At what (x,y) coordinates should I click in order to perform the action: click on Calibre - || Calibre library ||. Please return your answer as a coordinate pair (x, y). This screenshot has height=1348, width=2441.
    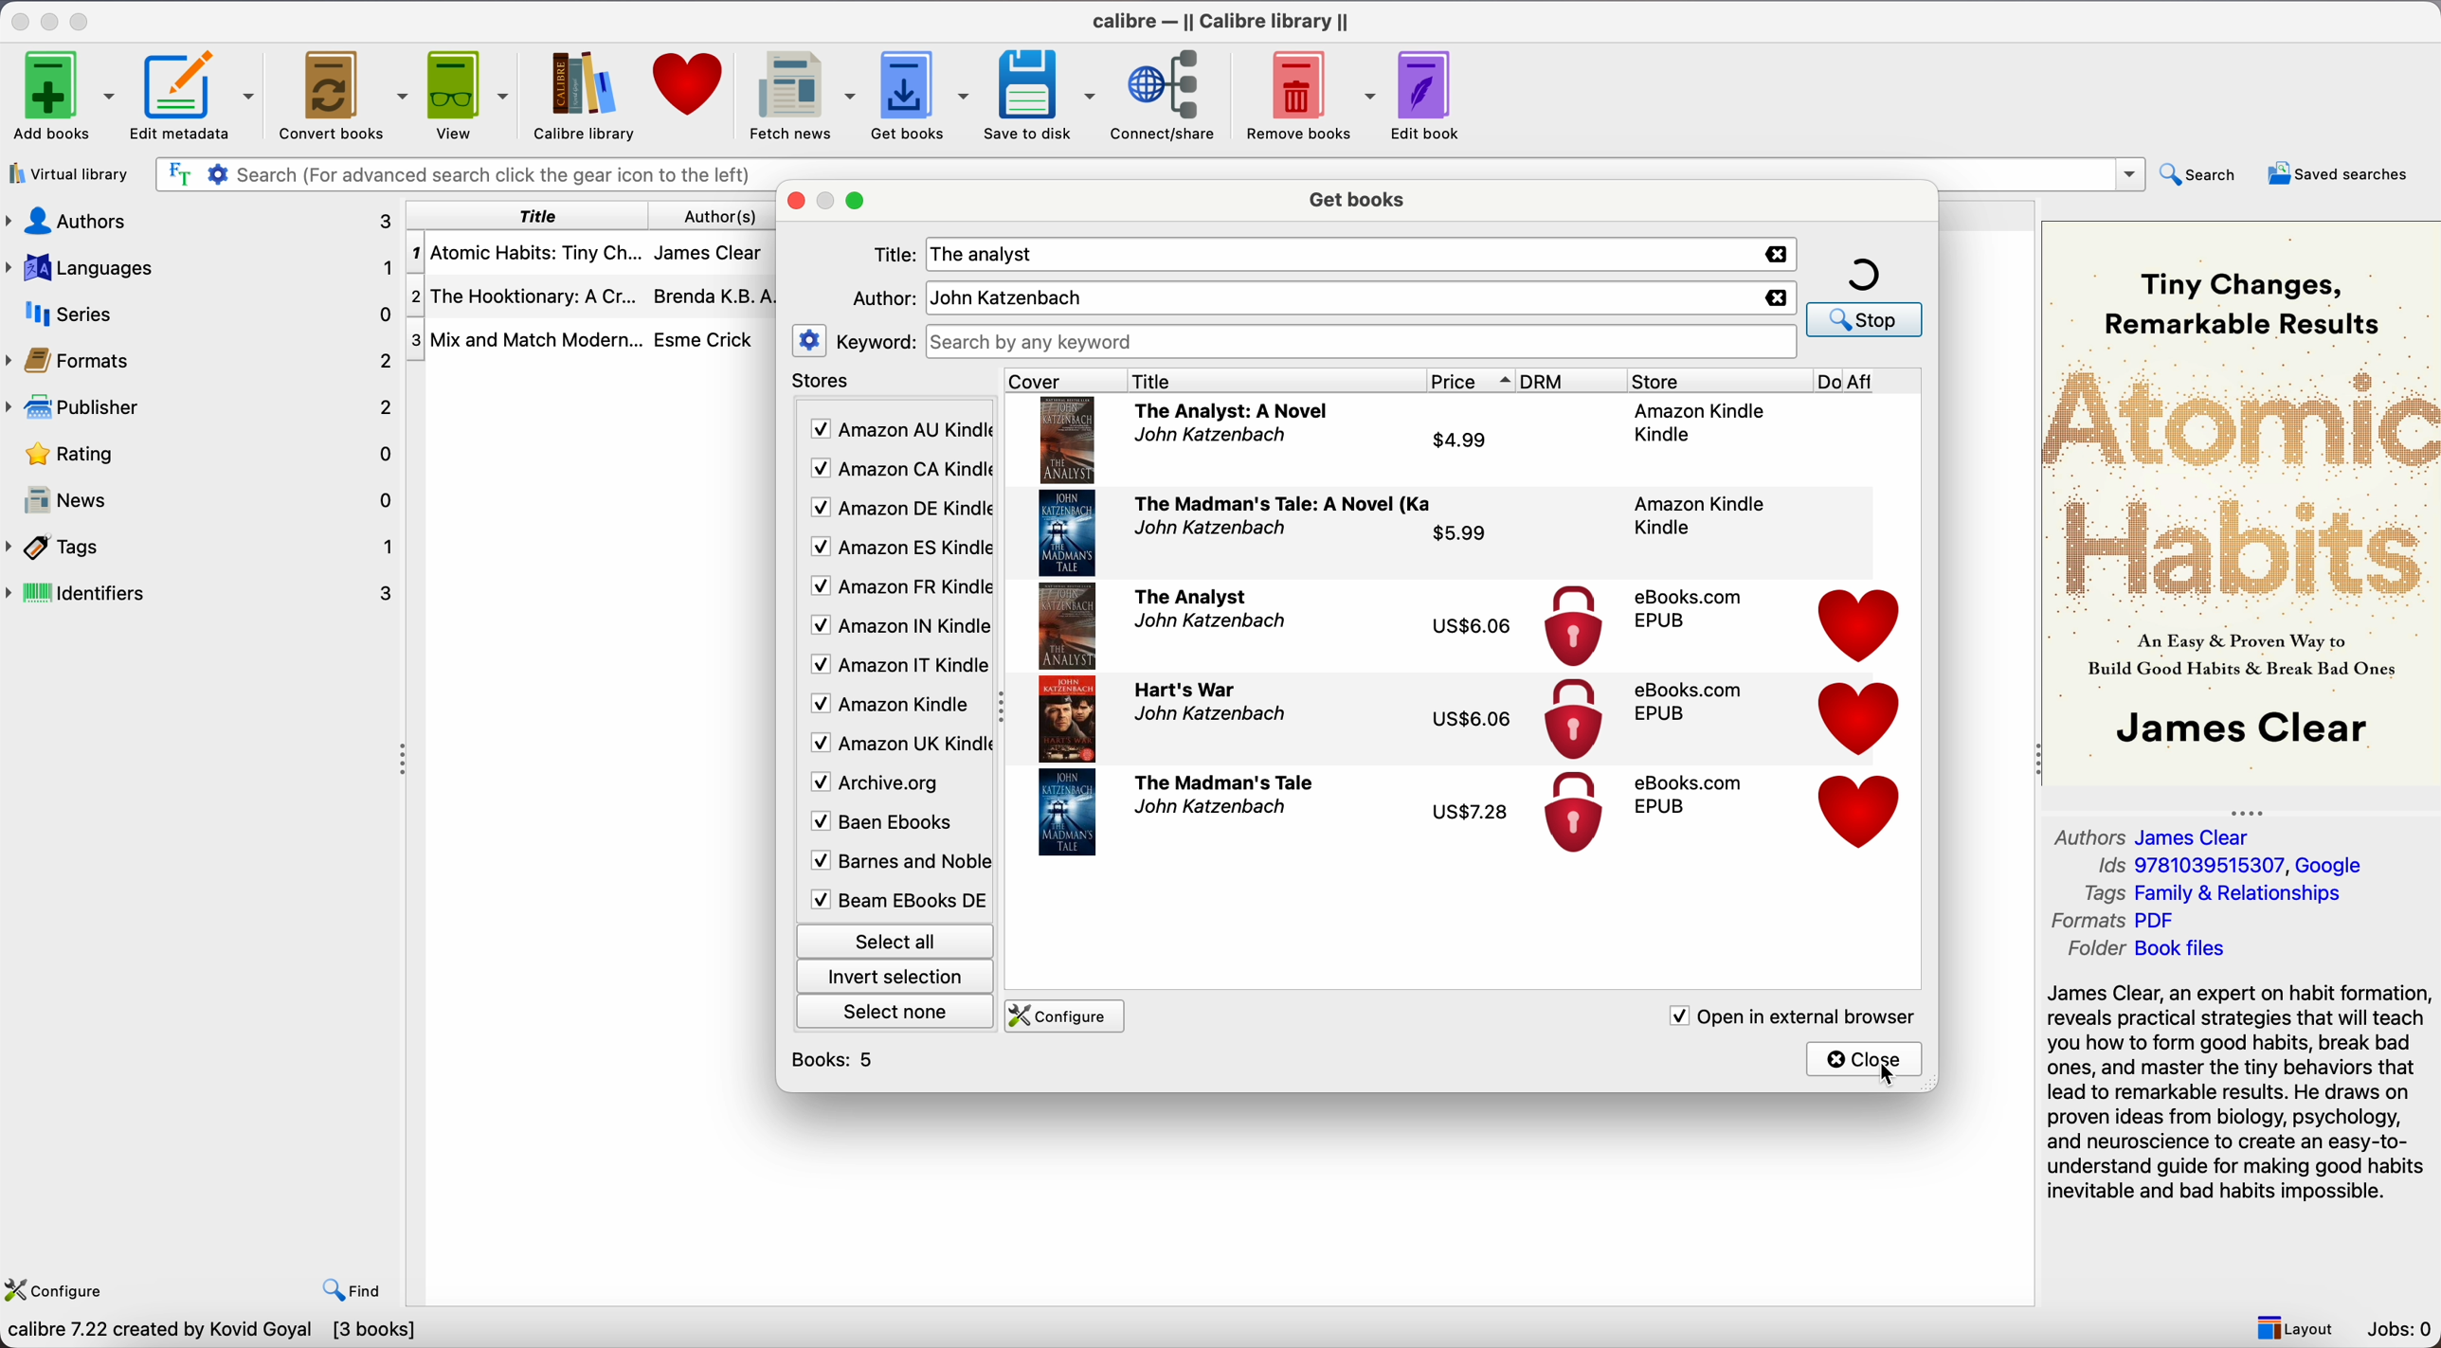
    Looking at the image, I should click on (1219, 19).